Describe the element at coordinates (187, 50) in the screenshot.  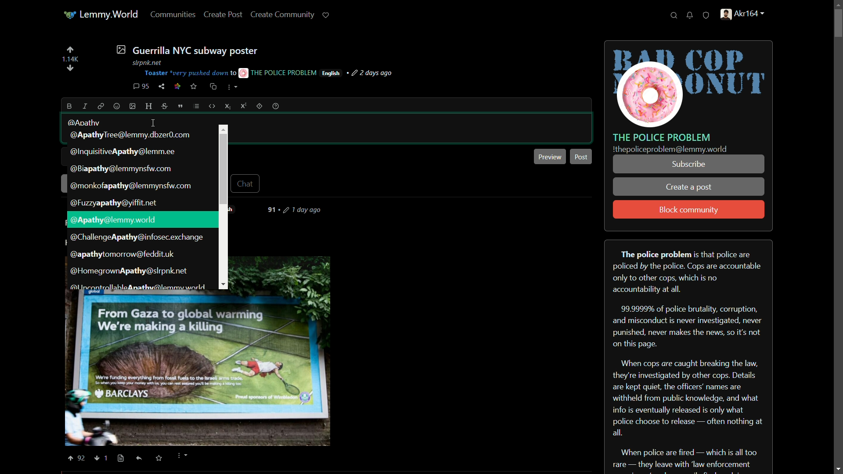
I see `post-title` at that location.